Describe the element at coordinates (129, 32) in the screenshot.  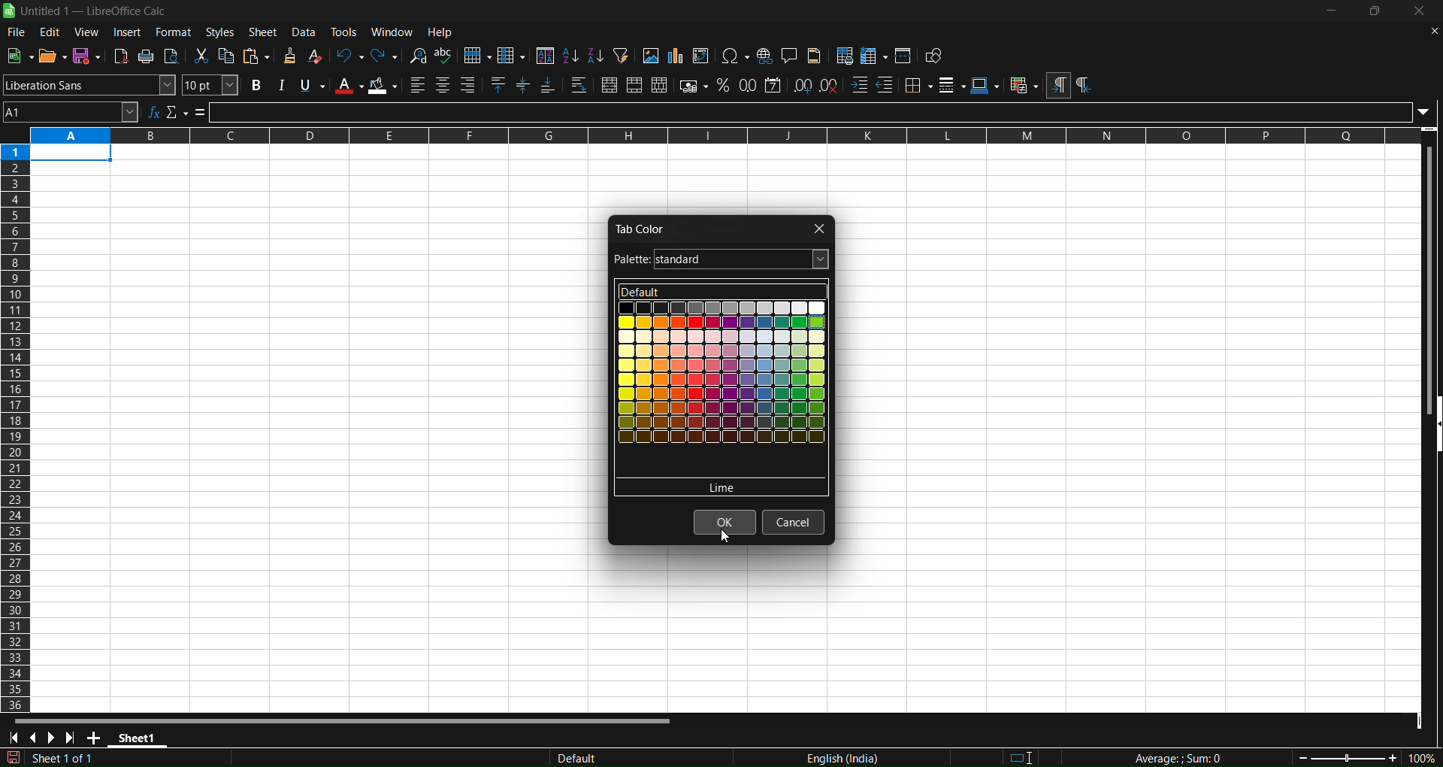
I see `insert` at that location.